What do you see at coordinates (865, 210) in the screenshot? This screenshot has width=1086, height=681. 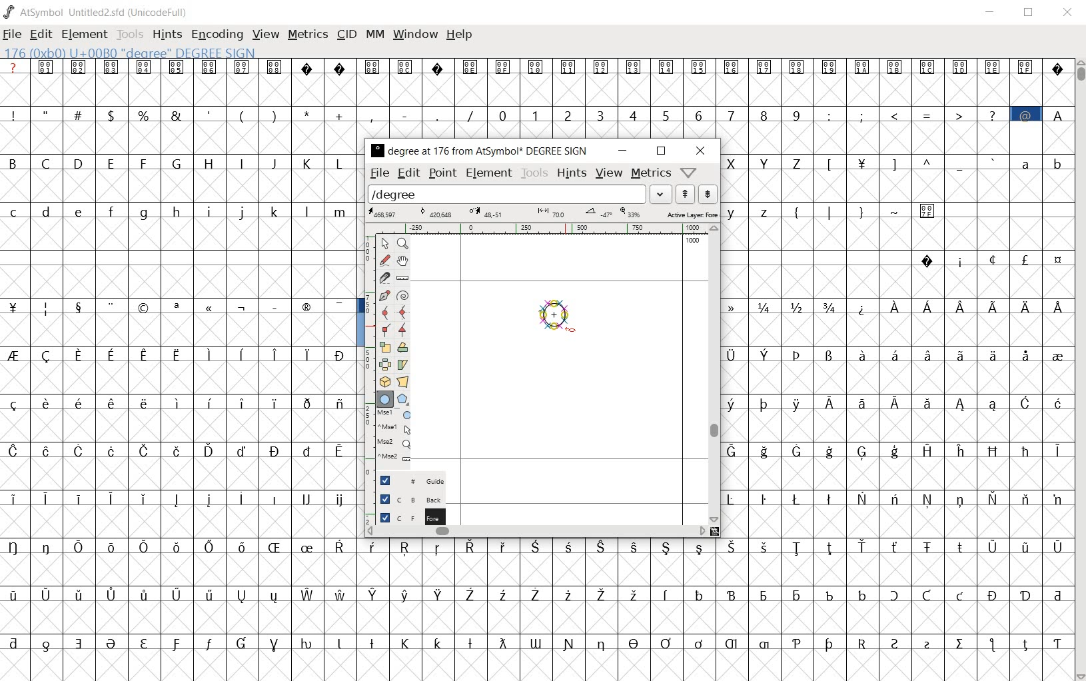 I see `symbols` at bounding box center [865, 210].